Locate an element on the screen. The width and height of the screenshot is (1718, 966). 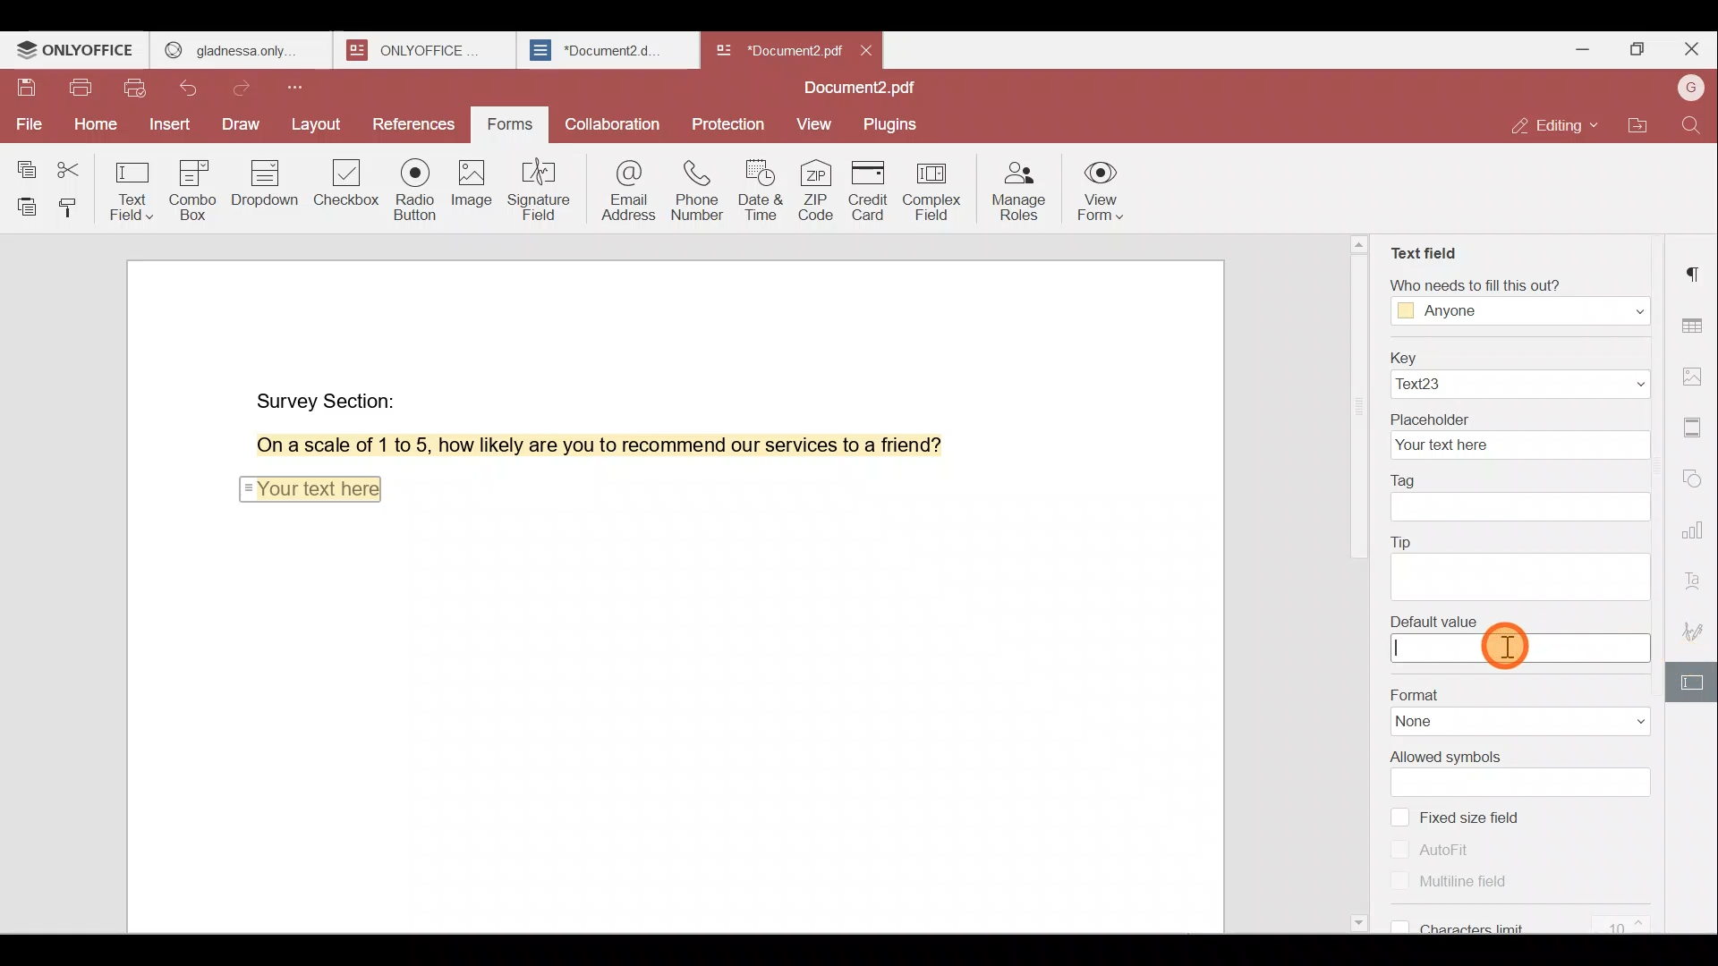
Signature settings is located at coordinates (1698, 630).